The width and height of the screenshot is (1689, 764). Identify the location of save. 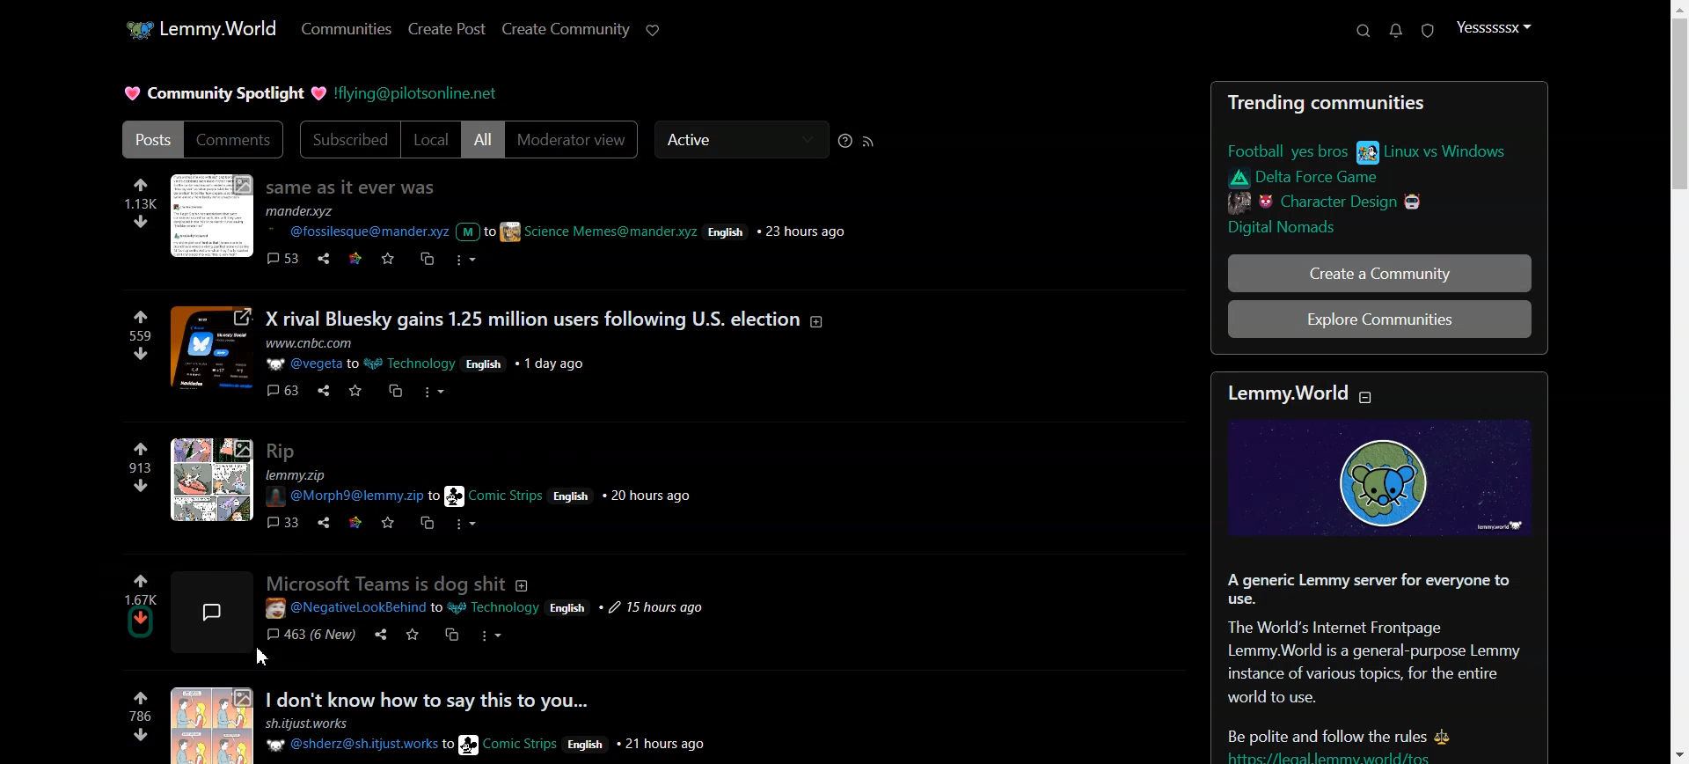
(388, 524).